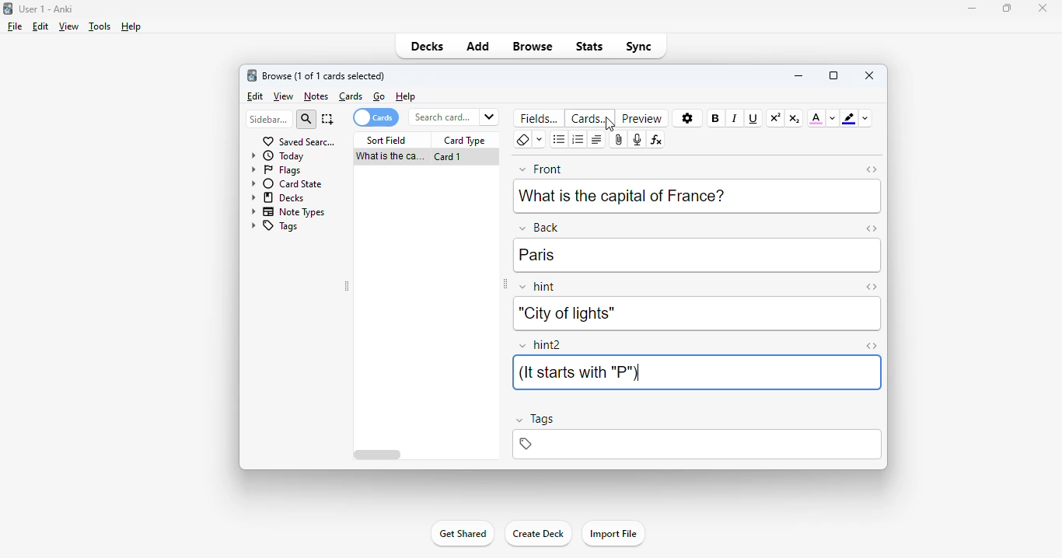  I want to click on what is the capital of France?, so click(622, 194).